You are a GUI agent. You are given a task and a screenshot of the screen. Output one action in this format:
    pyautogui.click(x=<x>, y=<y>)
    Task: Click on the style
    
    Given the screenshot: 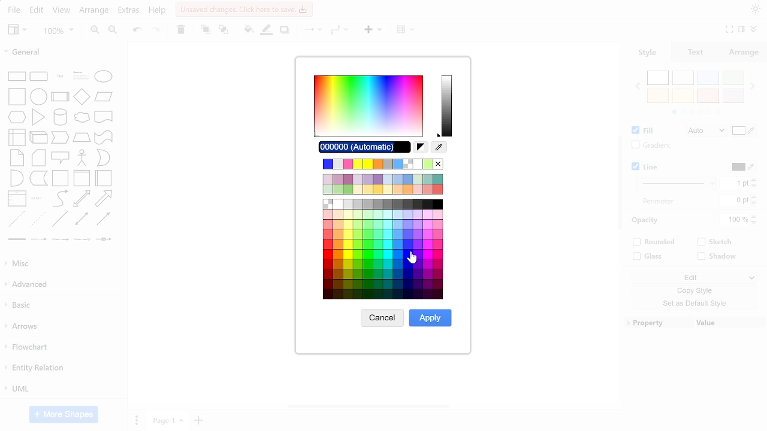 What is the action you would take?
    pyautogui.click(x=647, y=53)
    